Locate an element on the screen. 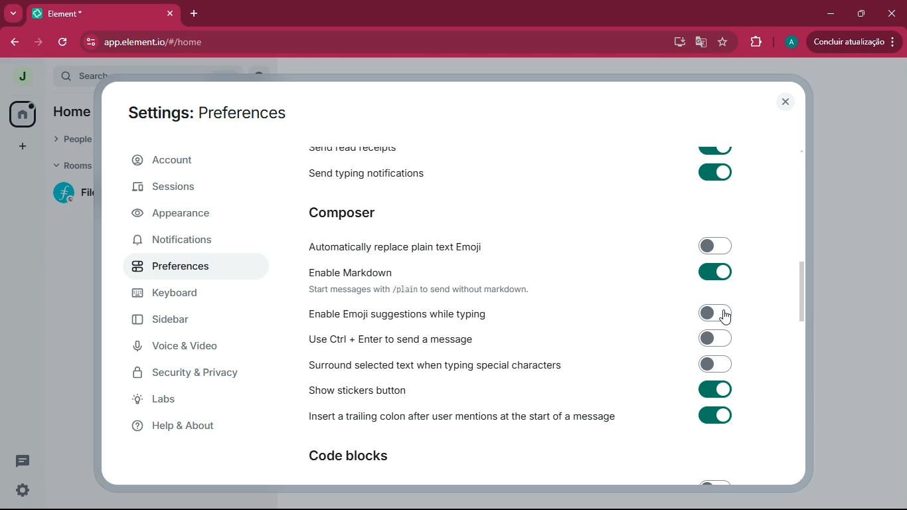 Image resolution: width=907 pixels, height=510 pixels. notifications is located at coordinates (184, 238).